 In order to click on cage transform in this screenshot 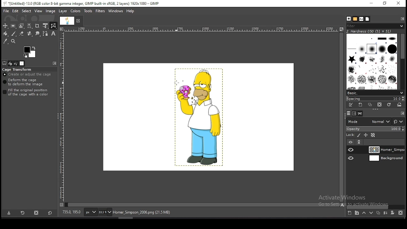, I will do `click(17, 69)`.